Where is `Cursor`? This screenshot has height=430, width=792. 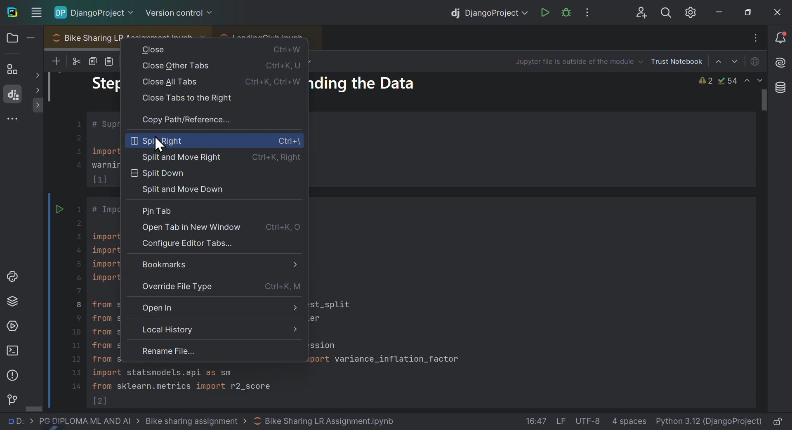
Cursor is located at coordinates (162, 145).